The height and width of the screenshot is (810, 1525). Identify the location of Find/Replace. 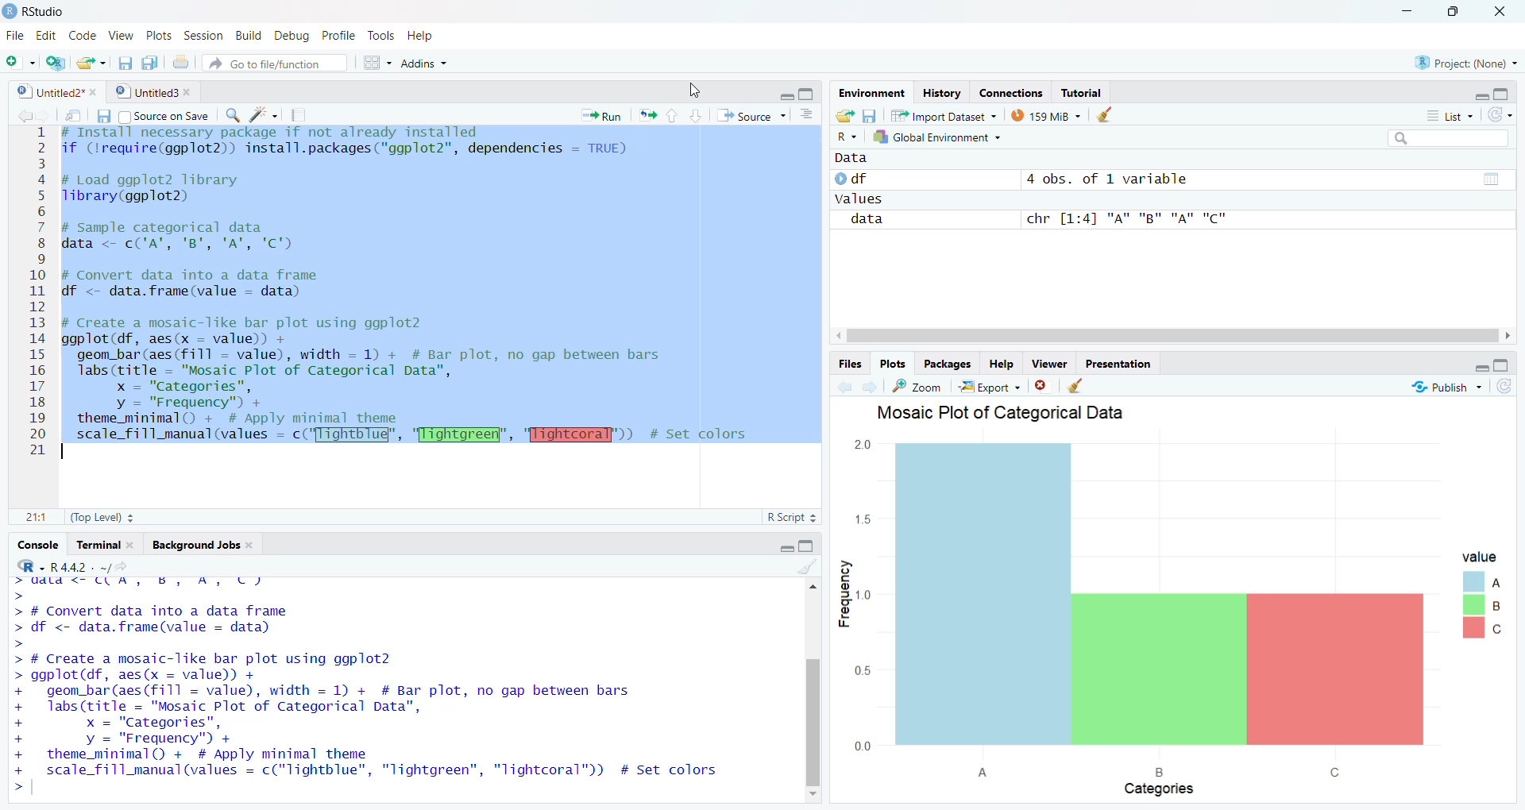
(232, 114).